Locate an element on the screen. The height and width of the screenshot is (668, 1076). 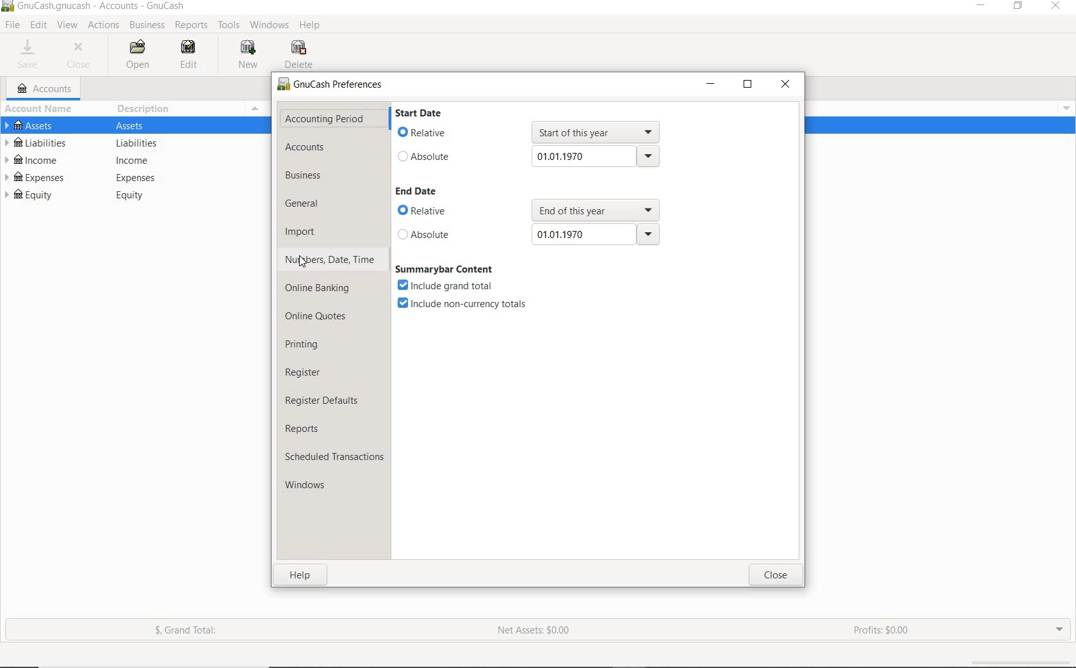
register is located at coordinates (312, 374).